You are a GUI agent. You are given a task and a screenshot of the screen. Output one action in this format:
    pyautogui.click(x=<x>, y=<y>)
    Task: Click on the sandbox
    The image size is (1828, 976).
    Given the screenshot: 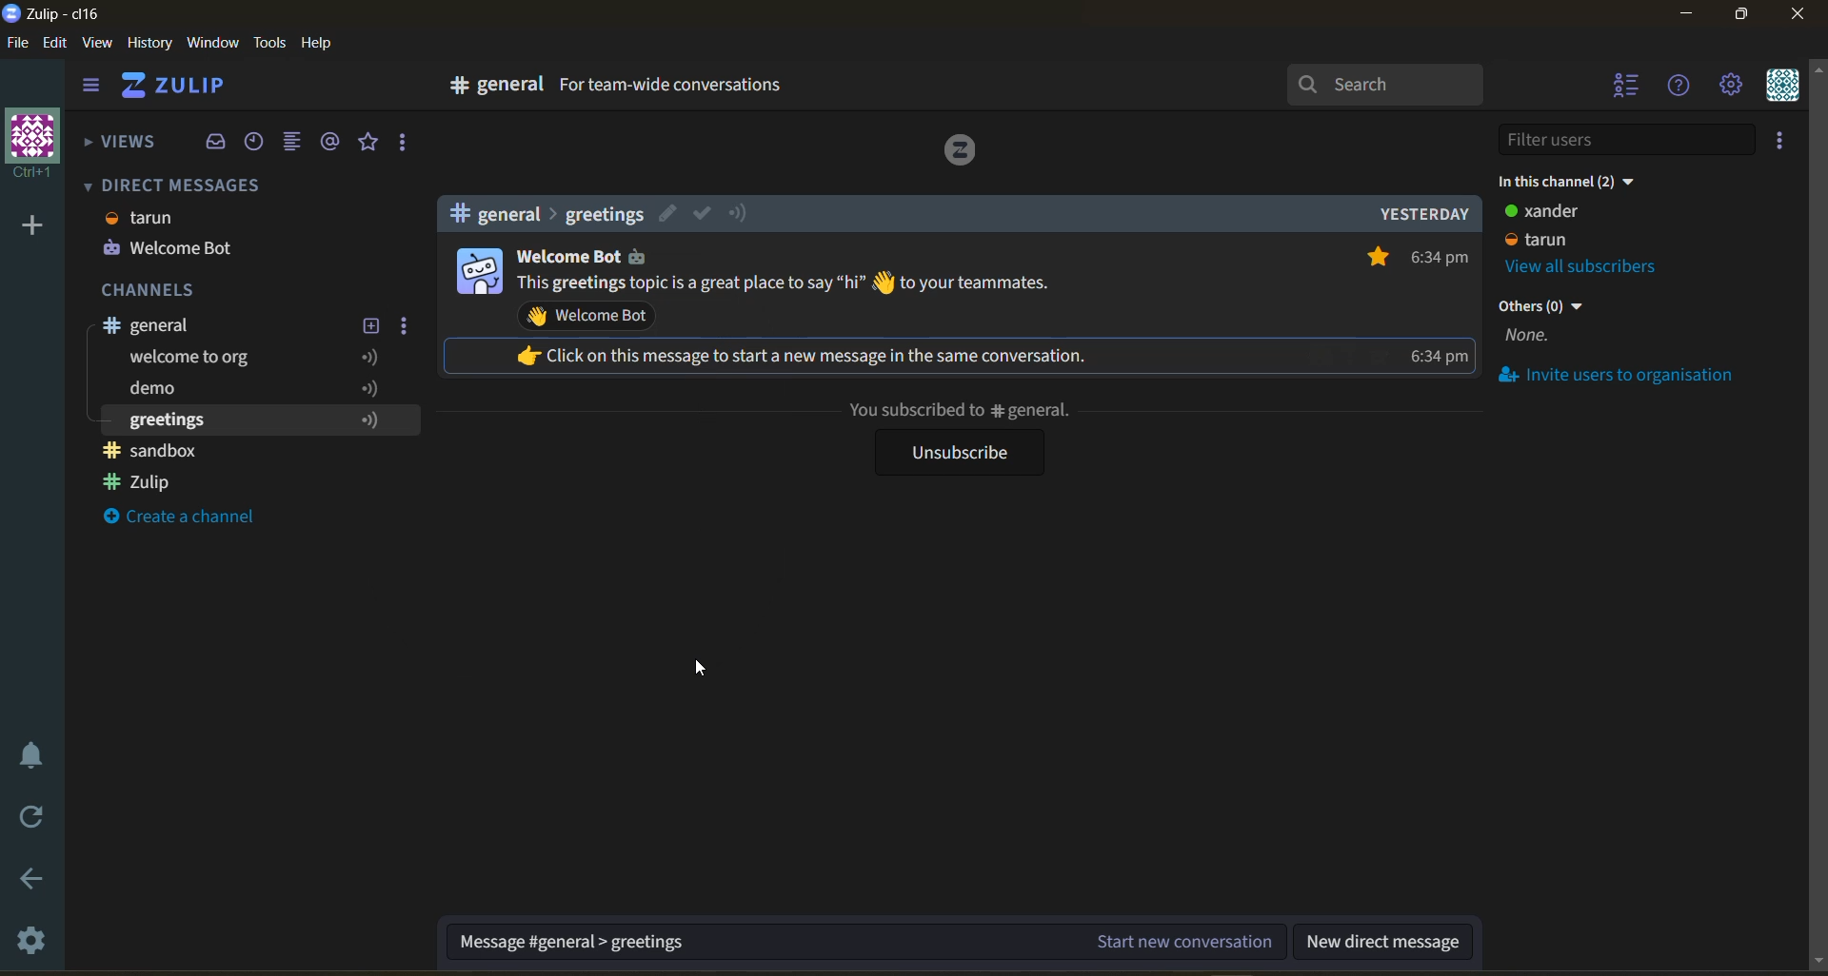 What is the action you would take?
    pyautogui.click(x=159, y=449)
    